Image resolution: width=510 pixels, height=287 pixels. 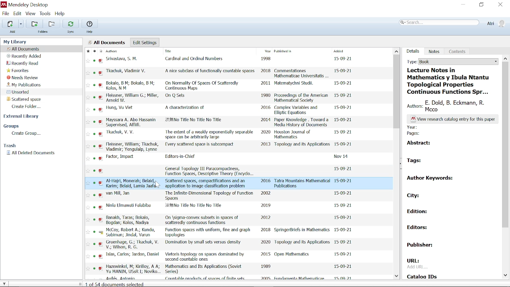 What do you see at coordinates (302, 242) in the screenshot?
I see `Topology and its Applications` at bounding box center [302, 242].